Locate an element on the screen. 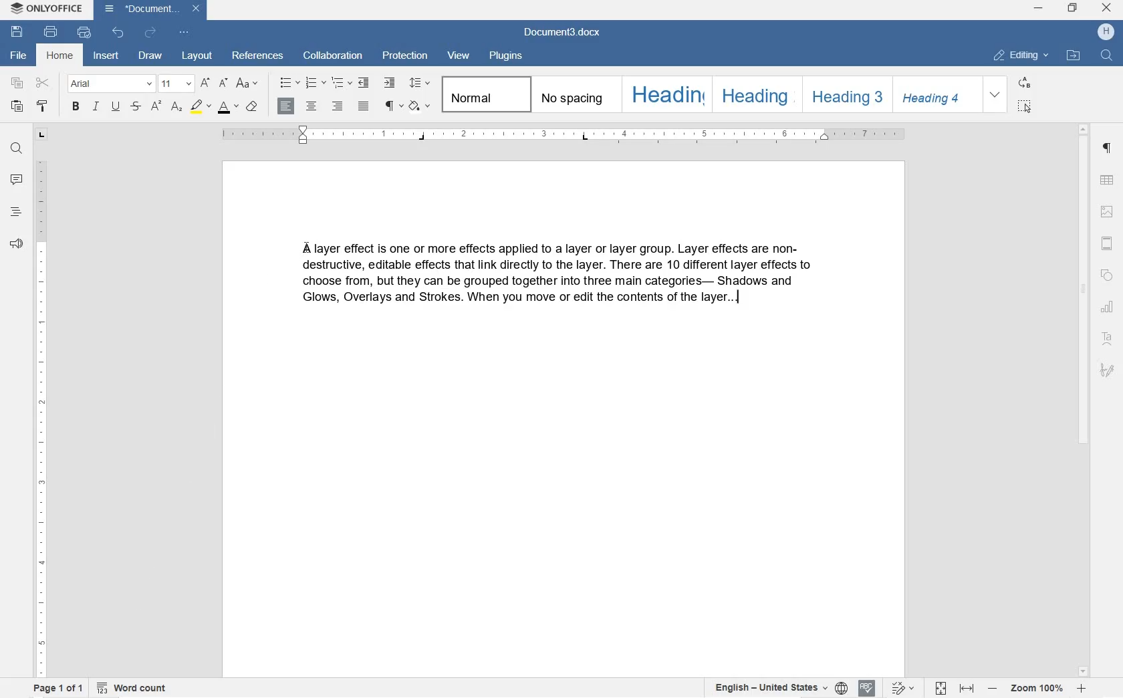 This screenshot has width=1123, height=698. PRINT is located at coordinates (50, 31).